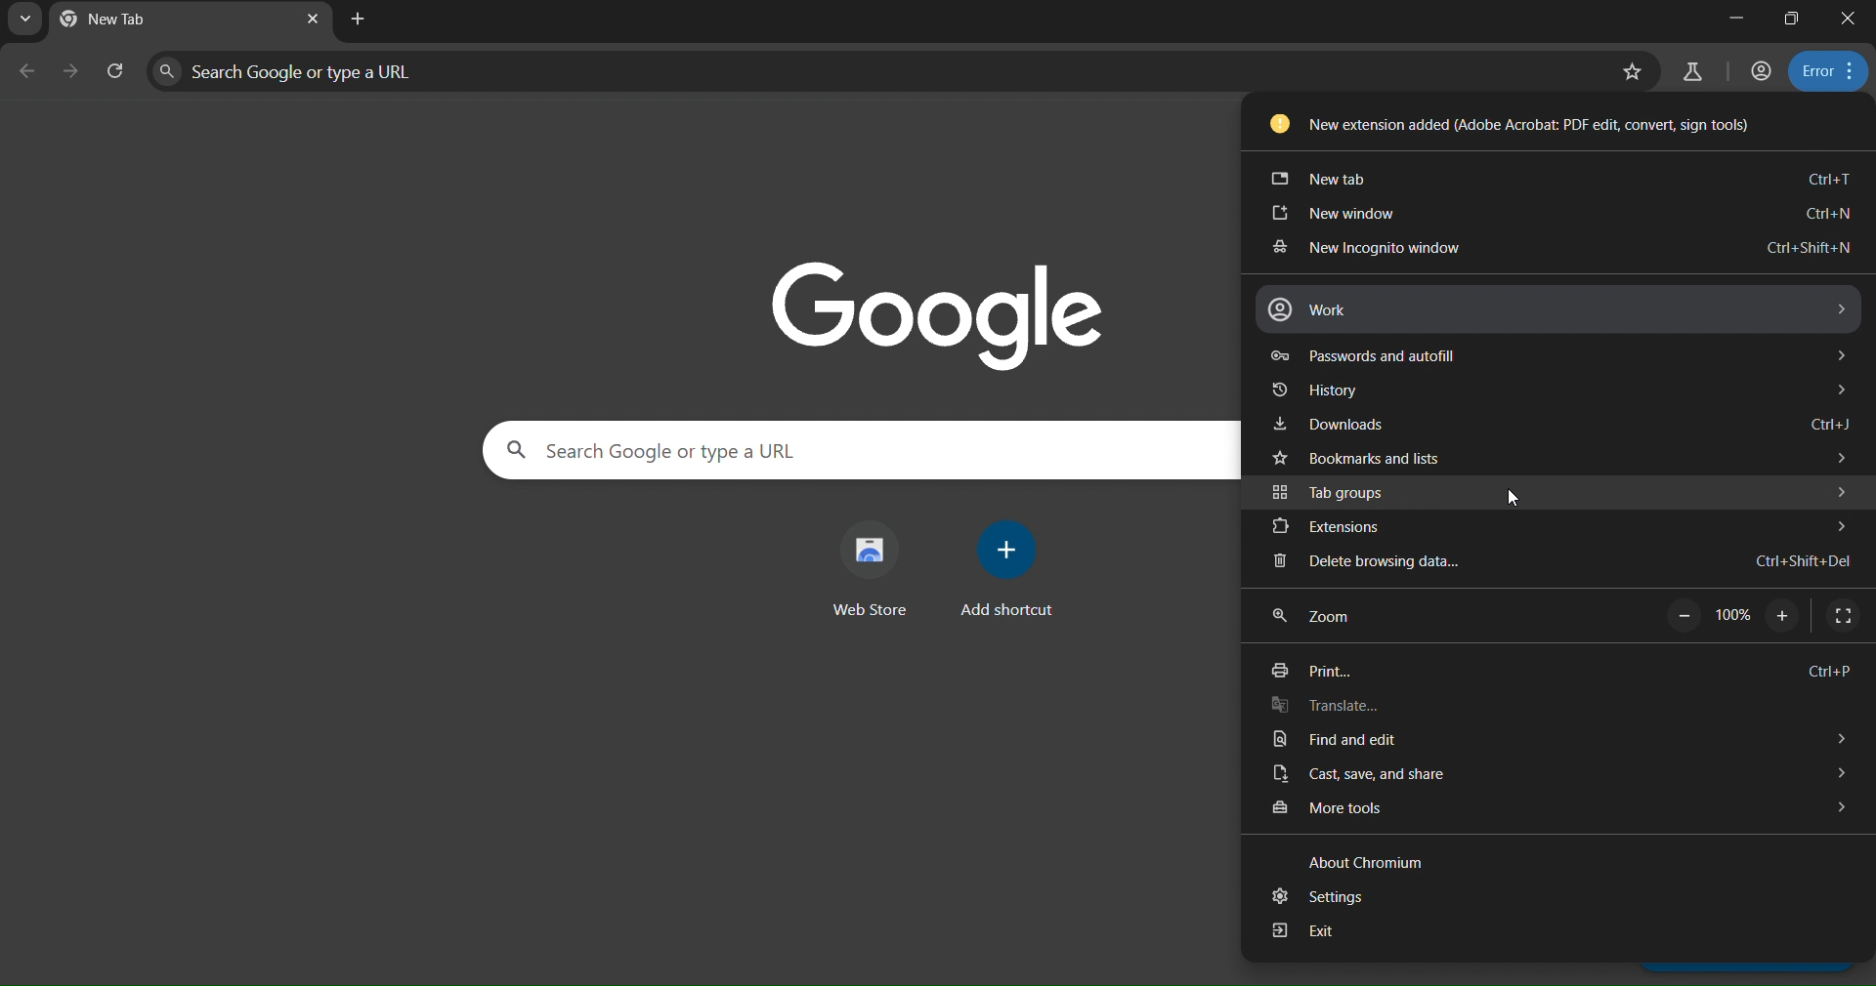  What do you see at coordinates (1565, 174) in the screenshot?
I see `new tab` at bounding box center [1565, 174].